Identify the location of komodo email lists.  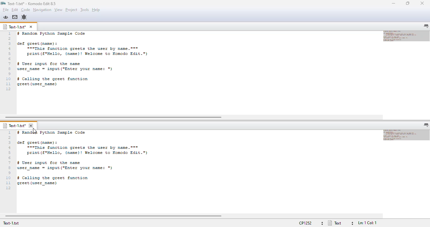
(15, 17).